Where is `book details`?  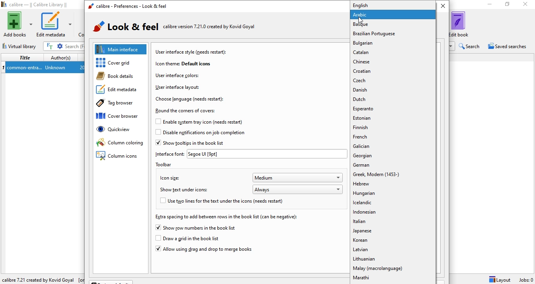
book details is located at coordinates (119, 76).